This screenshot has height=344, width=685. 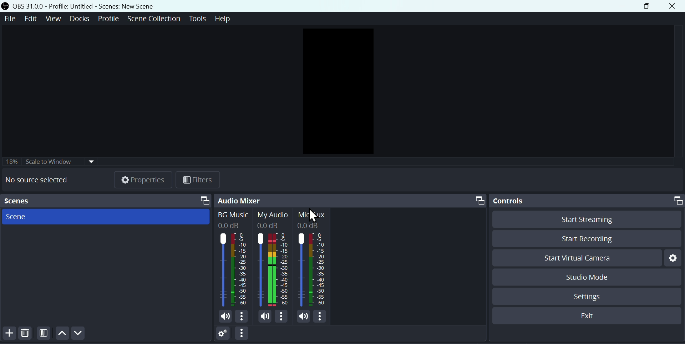 I want to click on options, so click(x=242, y=333).